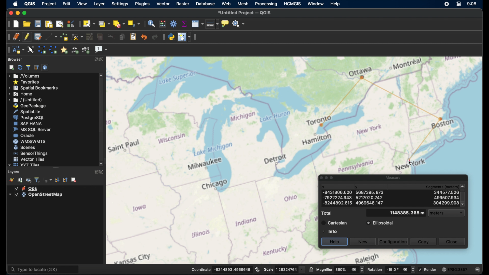 The image size is (489, 275). Describe the element at coordinates (336, 197) in the screenshot. I see `x` at that location.